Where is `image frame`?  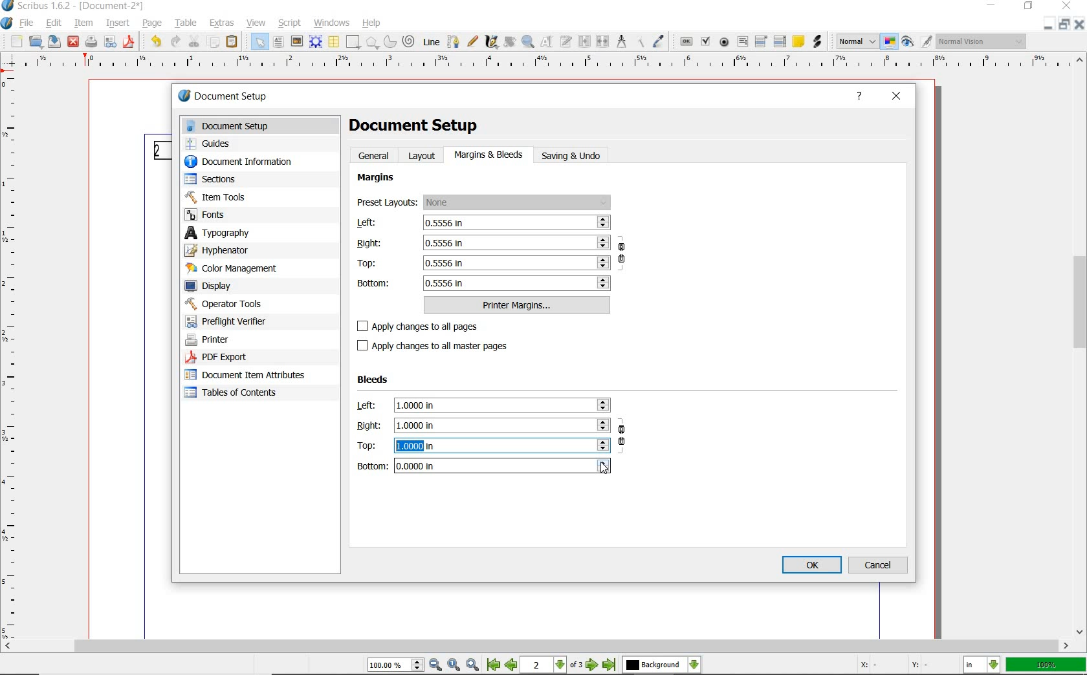 image frame is located at coordinates (296, 42).